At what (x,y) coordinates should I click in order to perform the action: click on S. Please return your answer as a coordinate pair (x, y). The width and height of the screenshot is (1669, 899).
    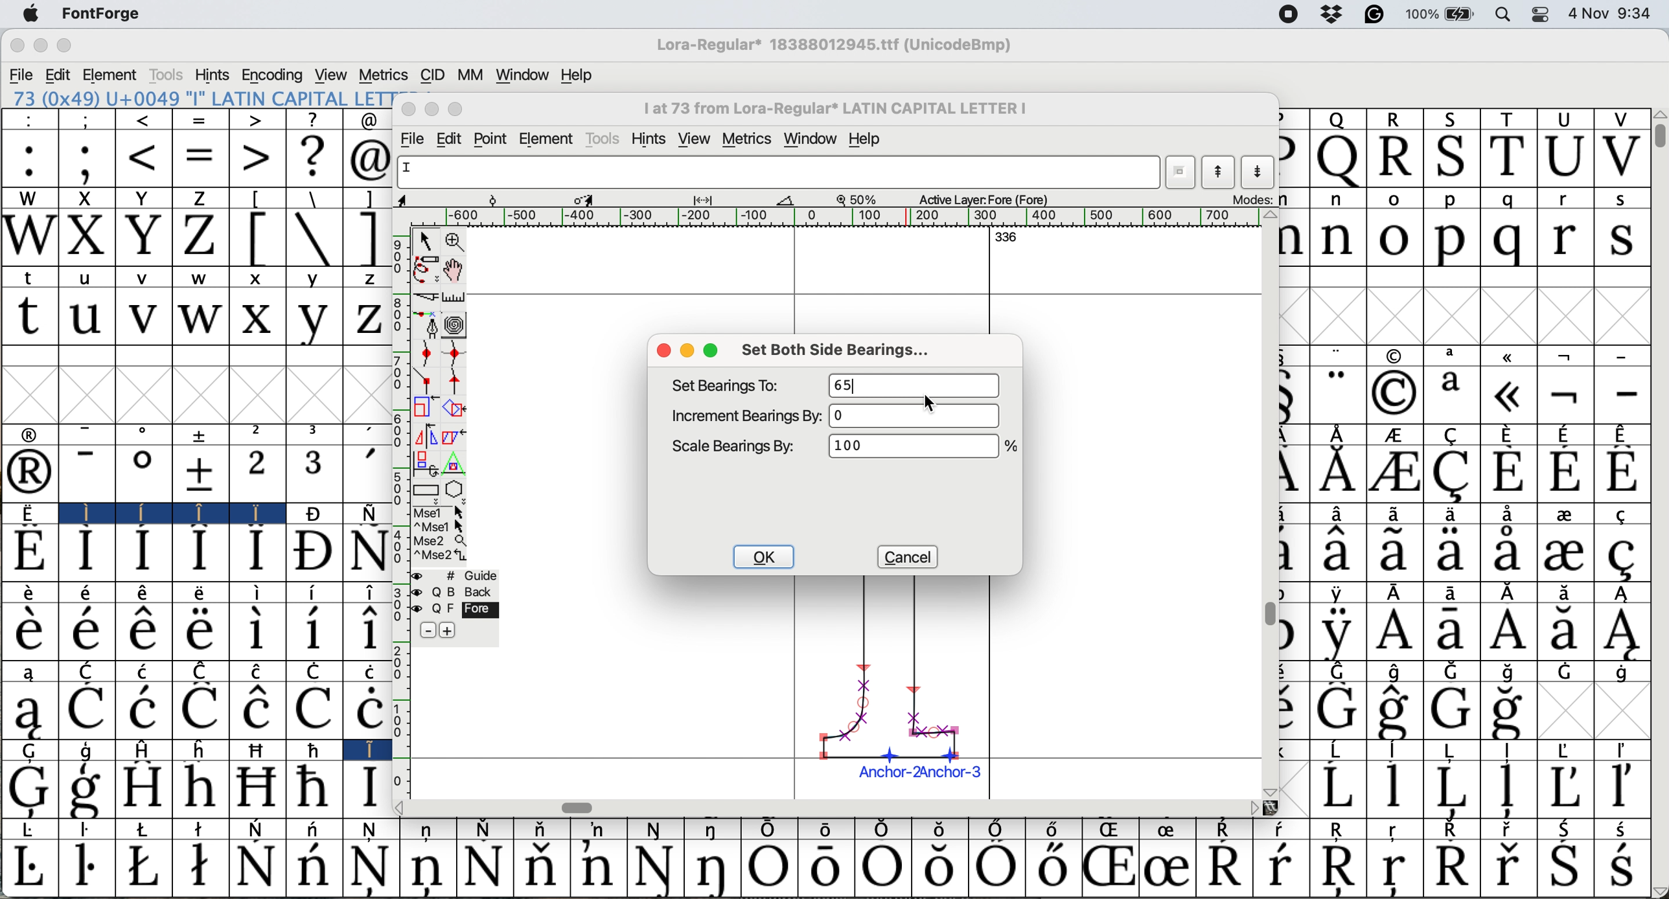
    Looking at the image, I should click on (1453, 157).